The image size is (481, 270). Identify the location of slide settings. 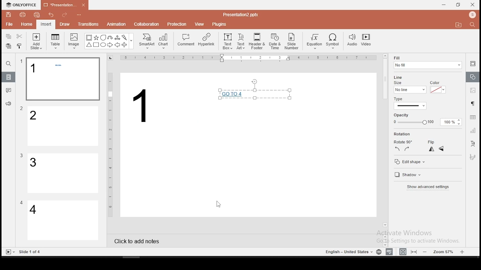
(473, 63).